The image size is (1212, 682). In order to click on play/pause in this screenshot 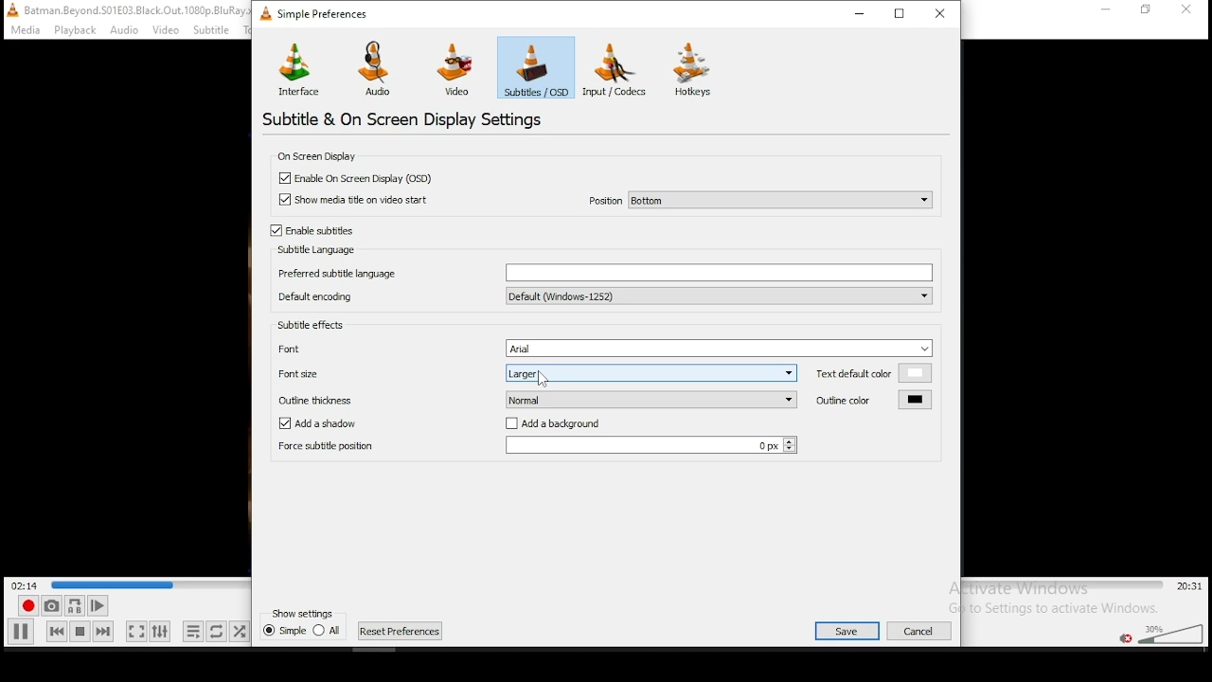, I will do `click(22, 631)`.